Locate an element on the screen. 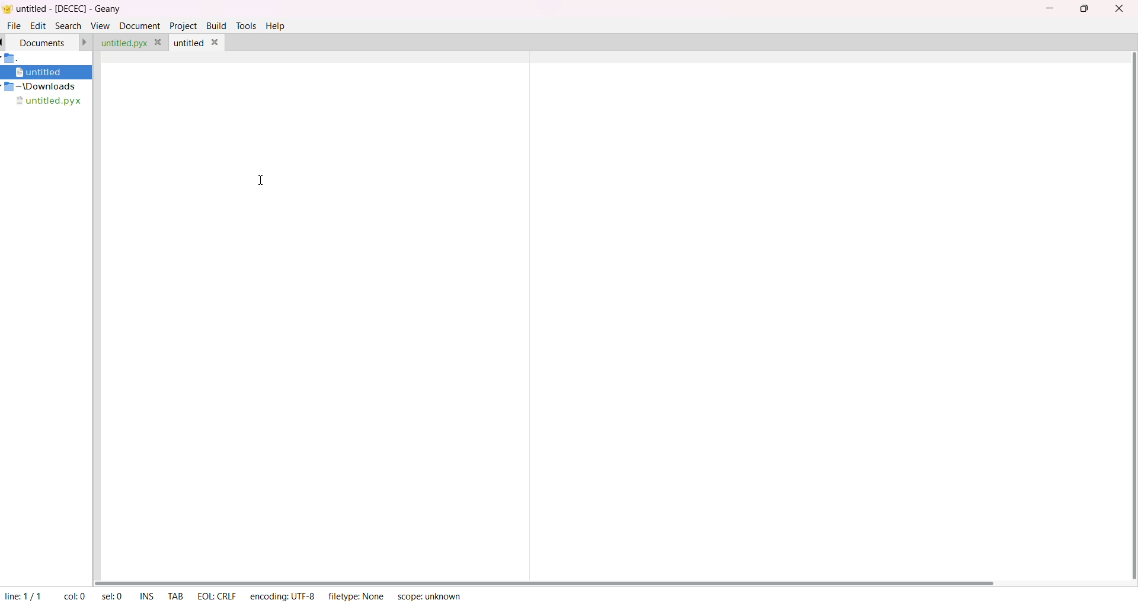  file name is located at coordinates (47, 101).